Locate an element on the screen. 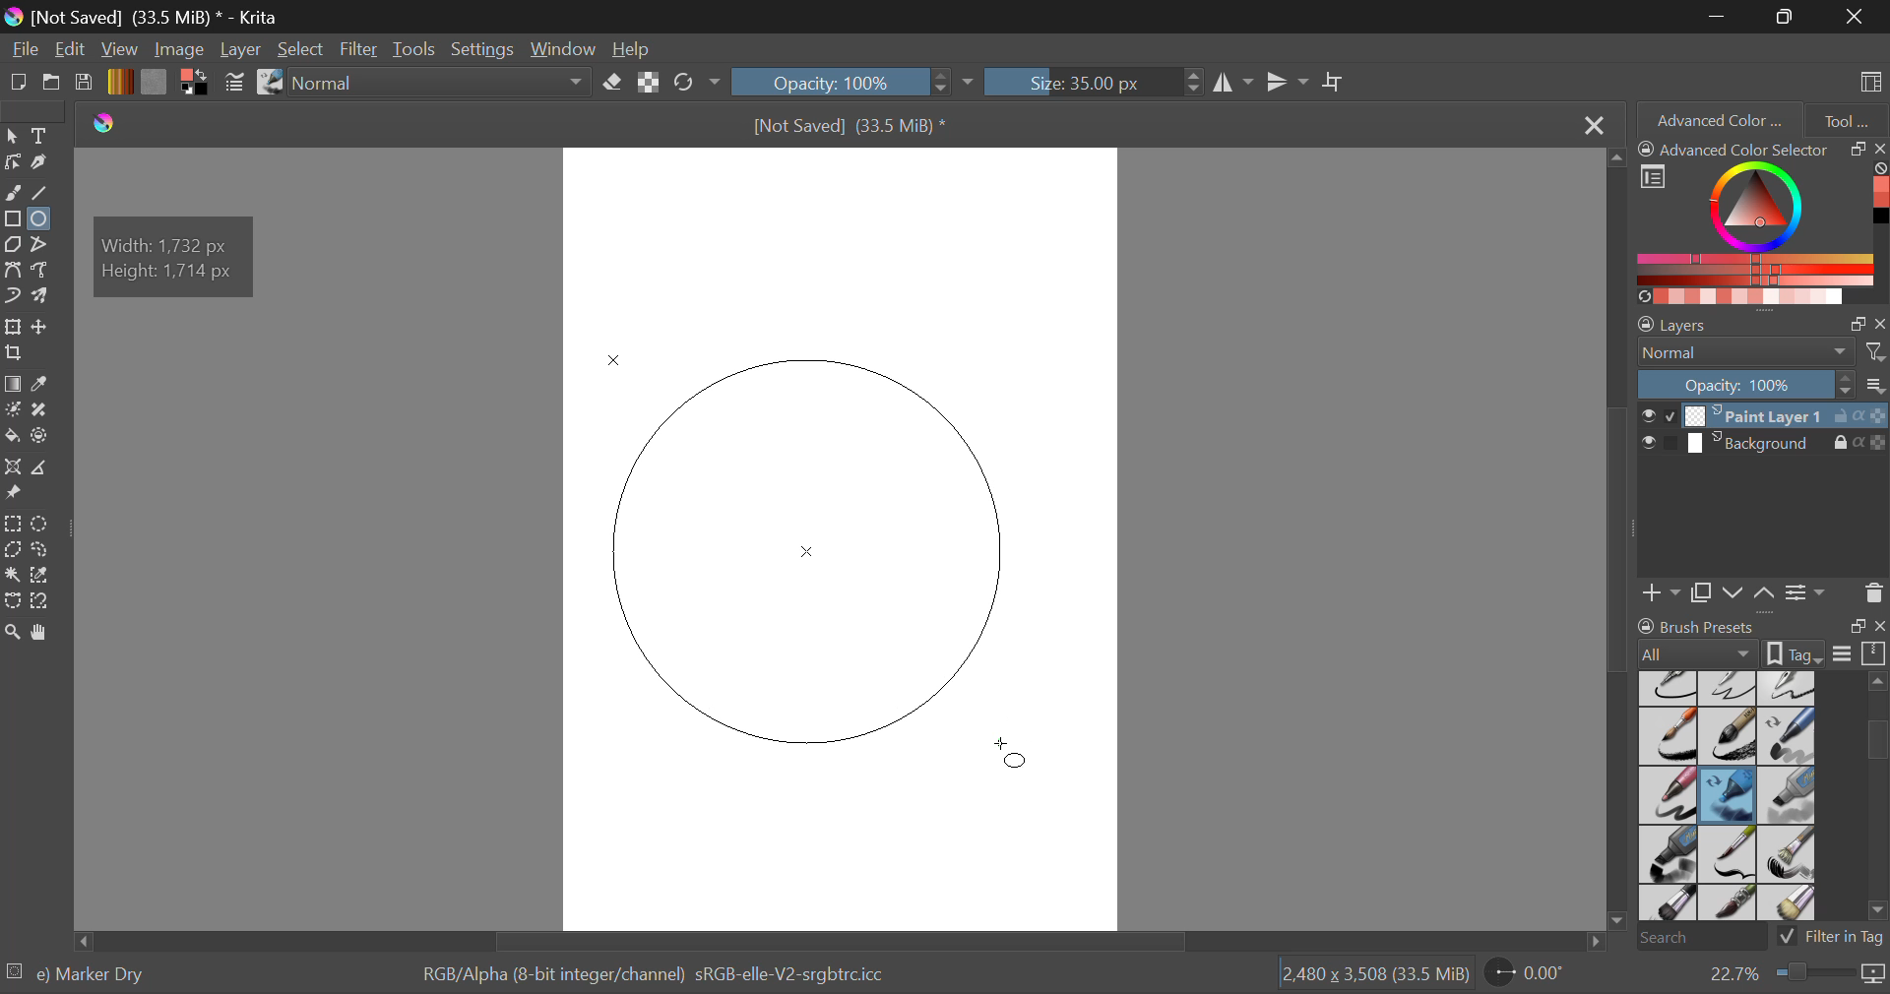  Bristles-2 Flat Rough is located at coordinates (1790, 855).